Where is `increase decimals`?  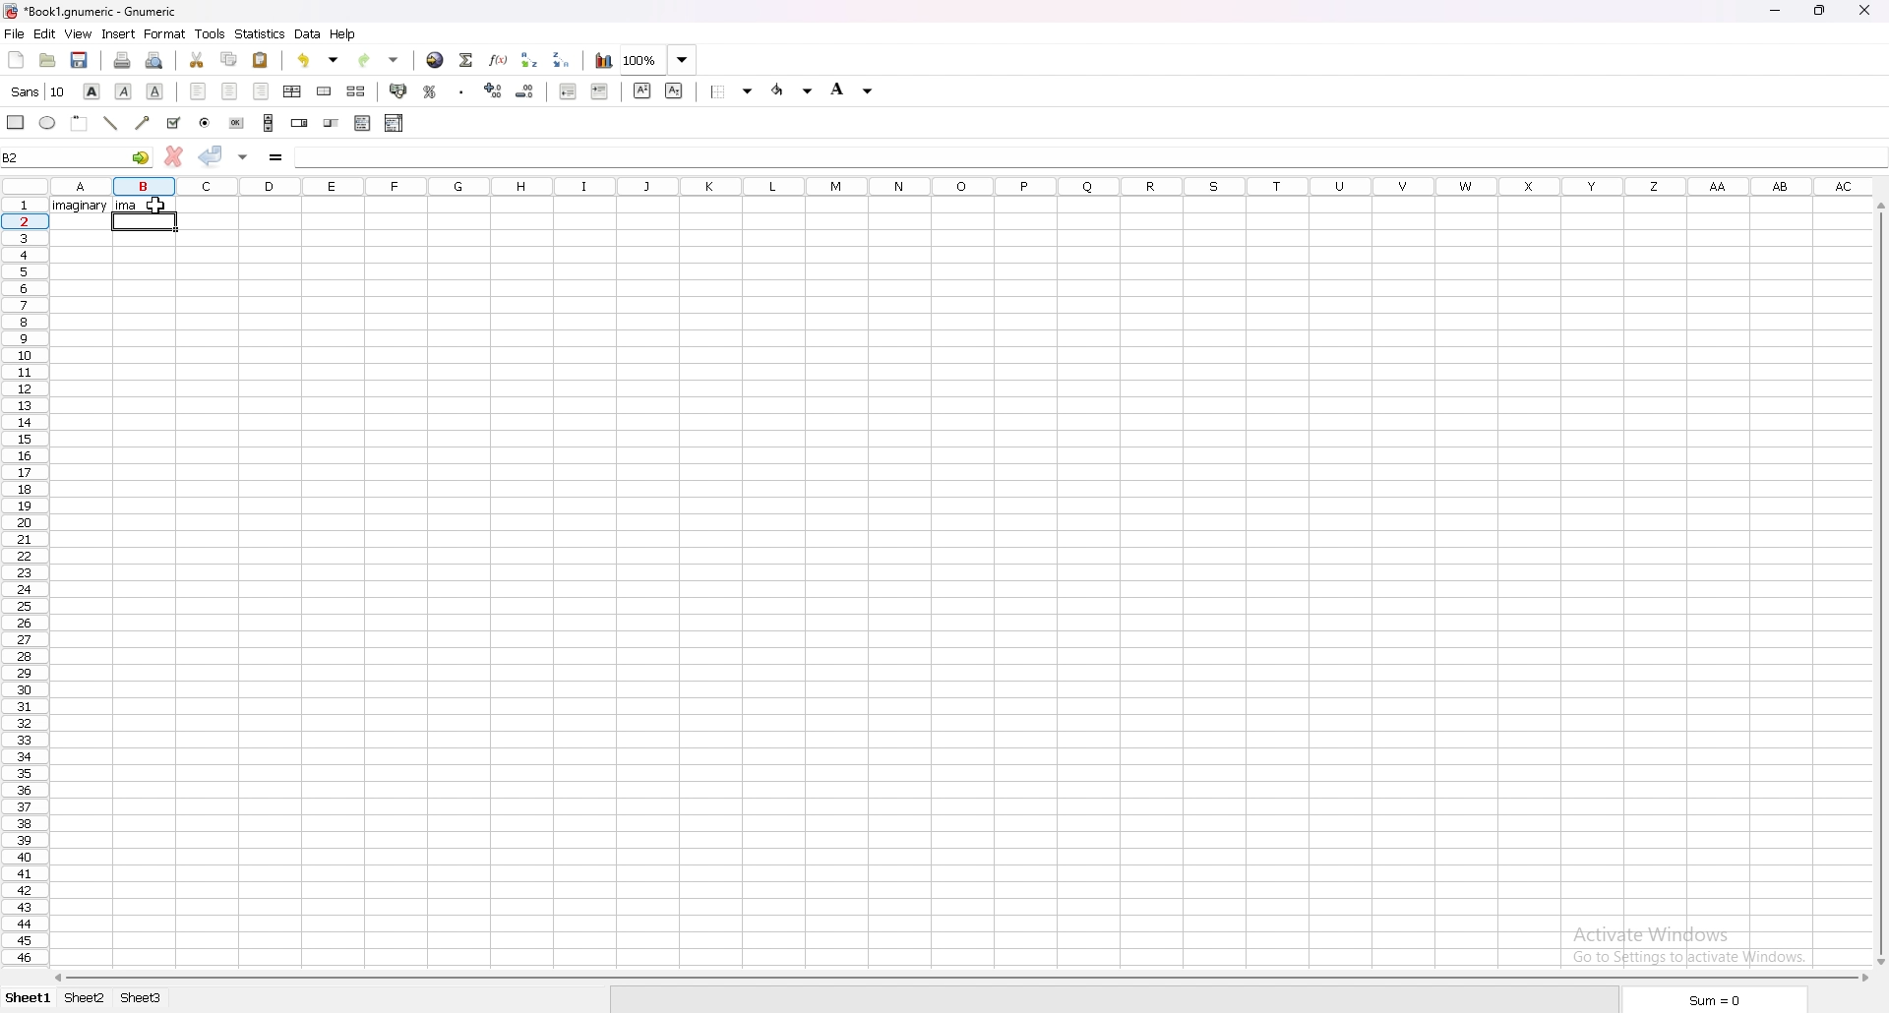
increase decimals is located at coordinates (494, 90).